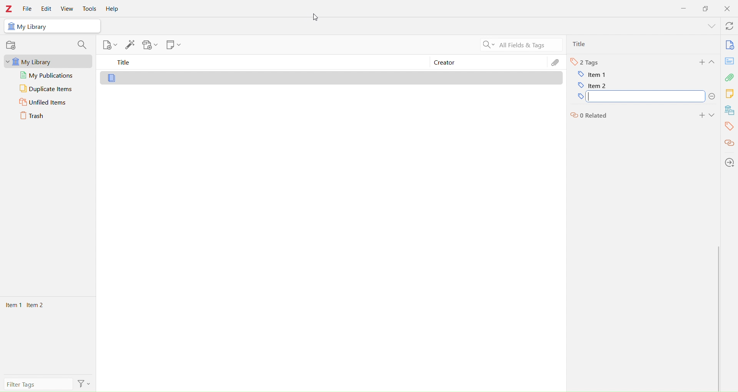  What do you see at coordinates (729, 101) in the screenshot?
I see `Library tools bar` at bounding box center [729, 101].